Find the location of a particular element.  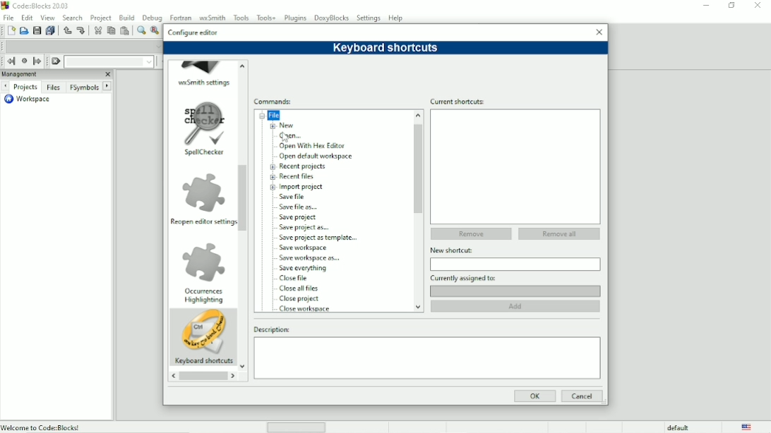

Open is located at coordinates (23, 30).